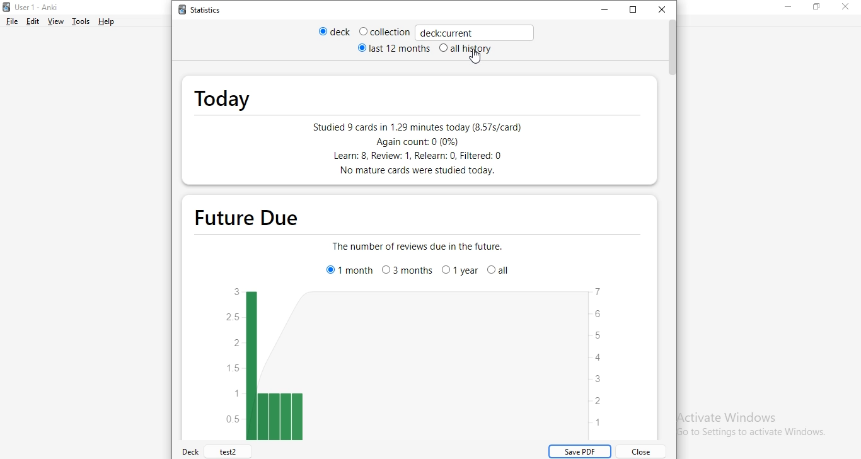  I want to click on study session stats, so click(415, 149).